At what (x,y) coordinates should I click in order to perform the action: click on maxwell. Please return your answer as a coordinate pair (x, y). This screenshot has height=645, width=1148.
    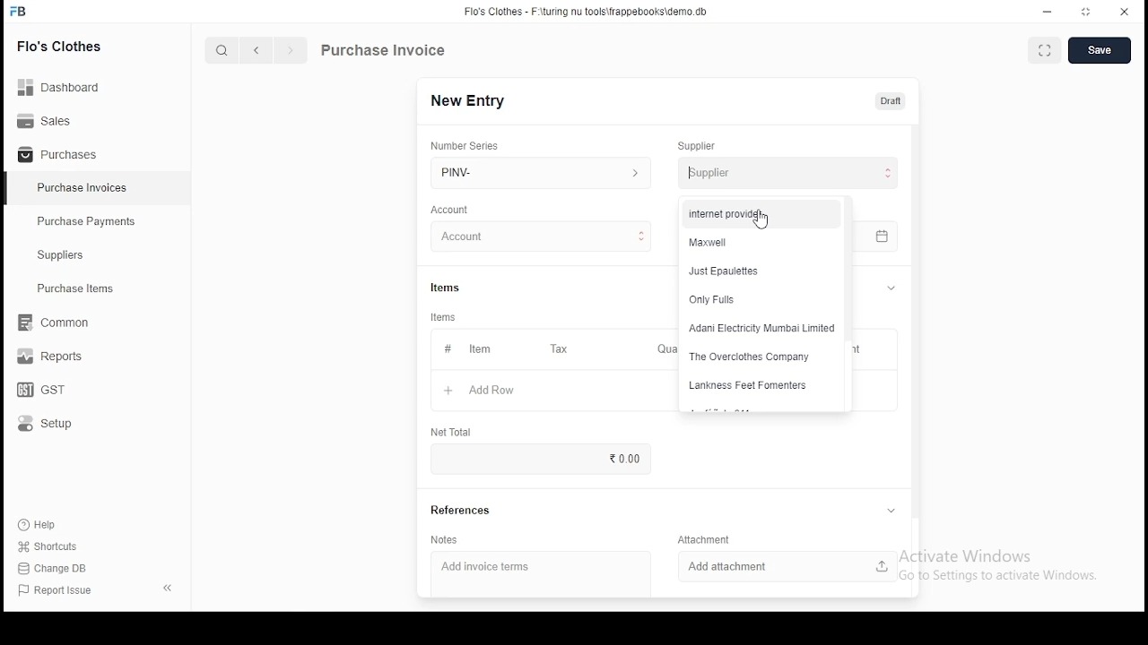
    Looking at the image, I should click on (756, 243).